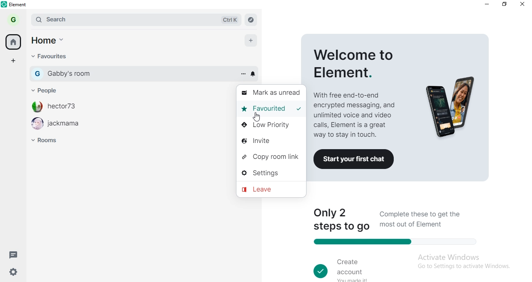 The image size is (532, 282). I want to click on progress, so click(394, 242).